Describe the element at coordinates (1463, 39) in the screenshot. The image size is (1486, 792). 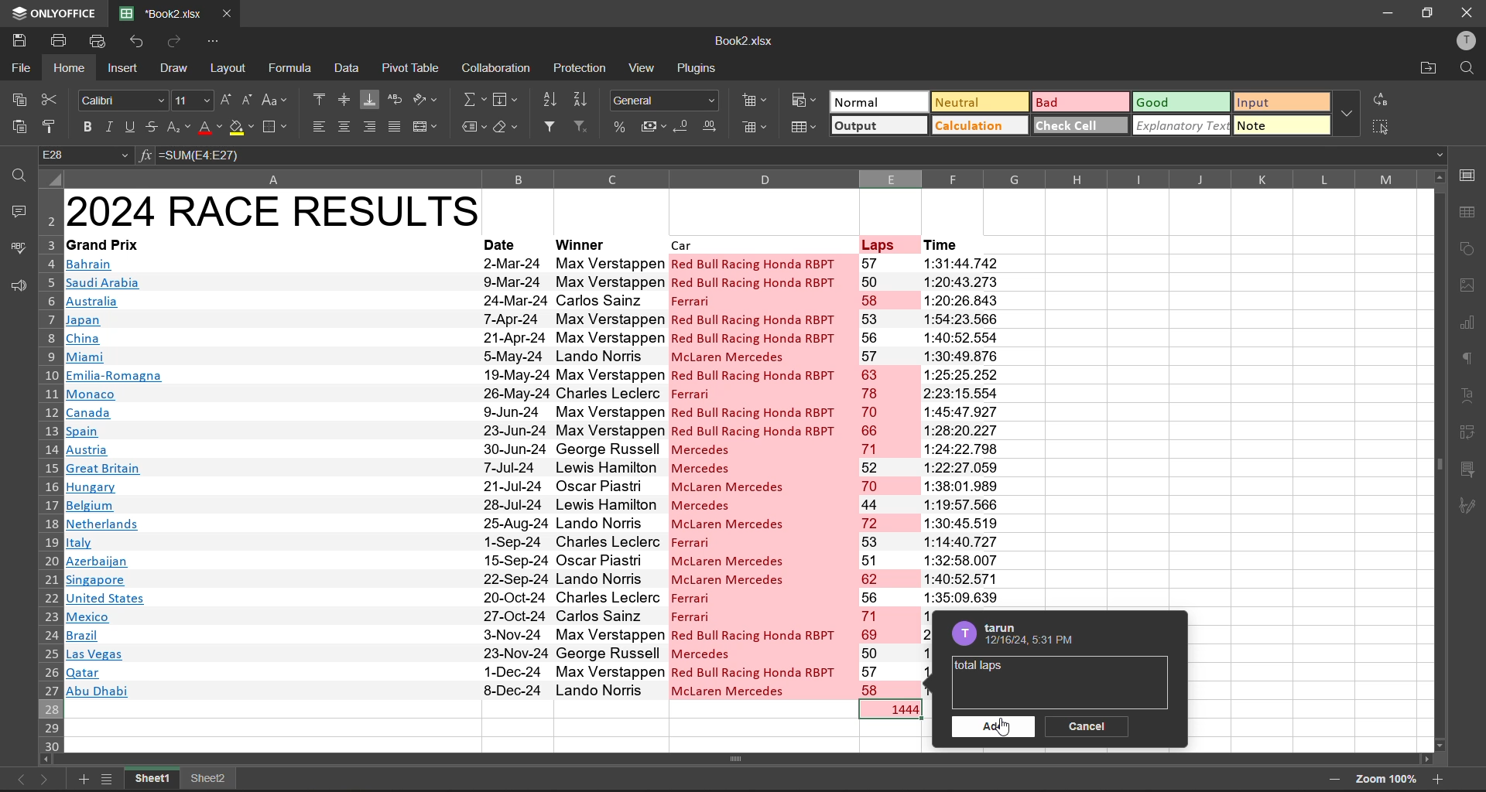
I see `profile` at that location.